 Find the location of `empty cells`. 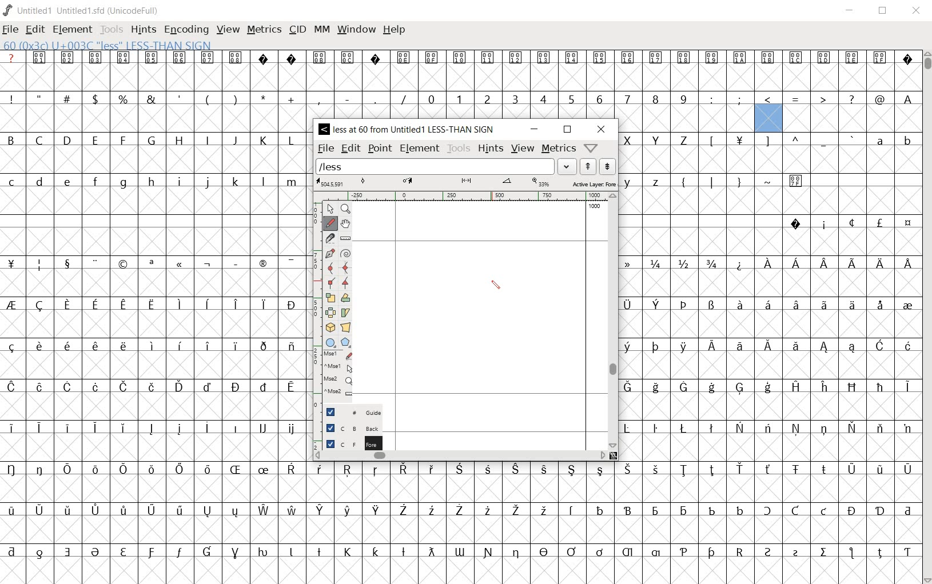

empty cells is located at coordinates (156, 240).